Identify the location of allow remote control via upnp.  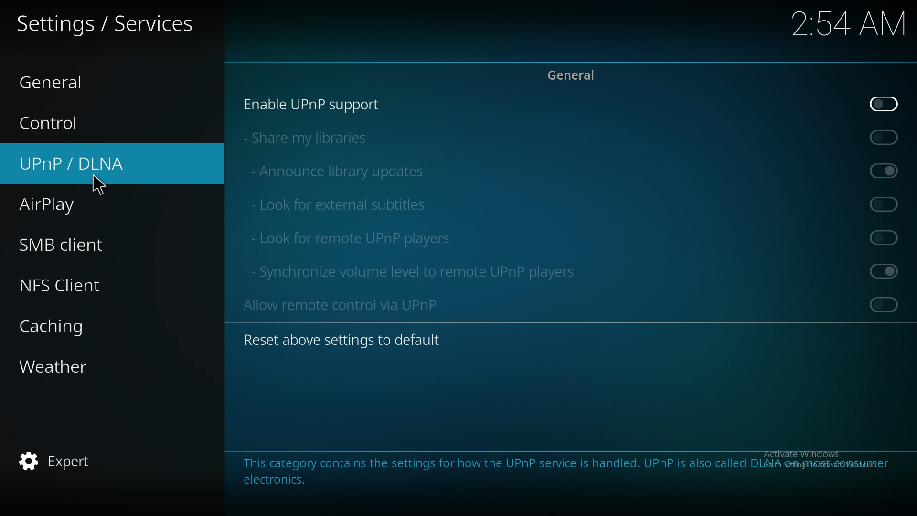
(352, 304).